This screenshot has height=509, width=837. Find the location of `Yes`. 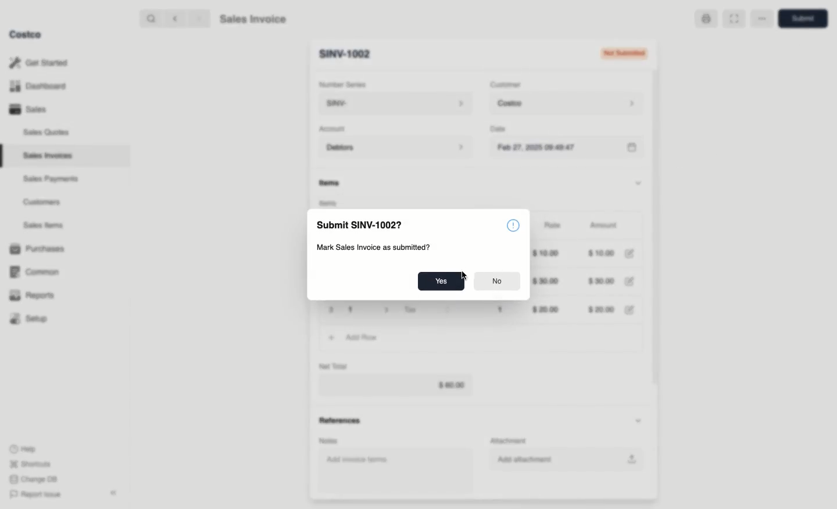

Yes is located at coordinates (441, 282).